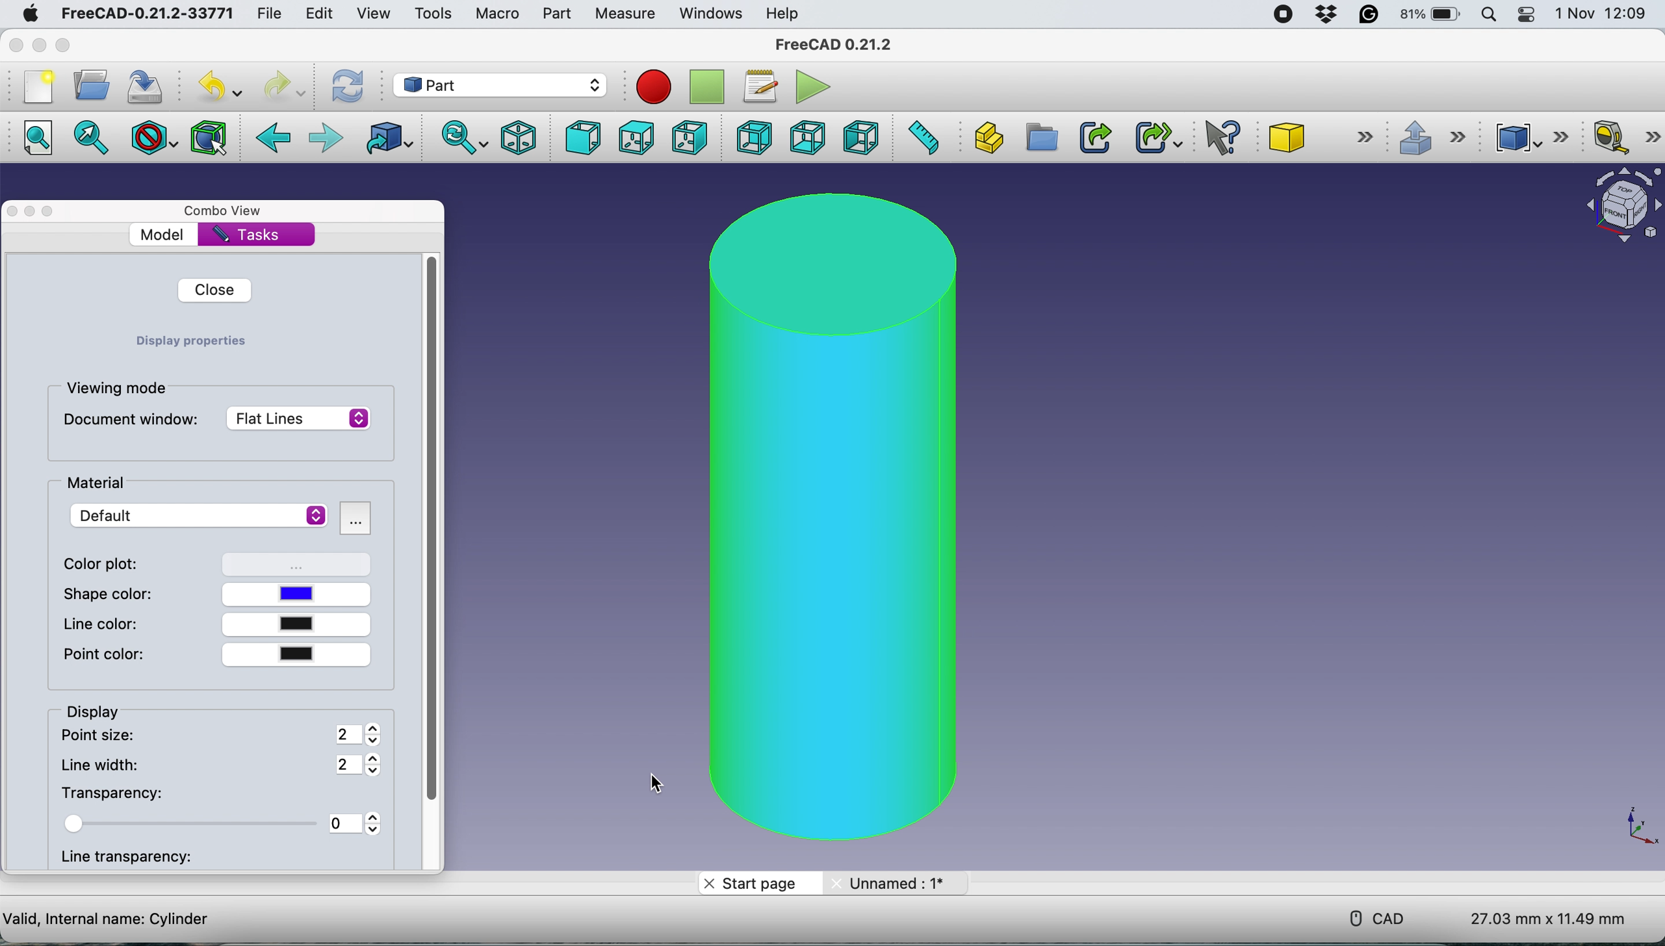 The width and height of the screenshot is (1665, 946). I want to click on grammarly, so click(1369, 16).